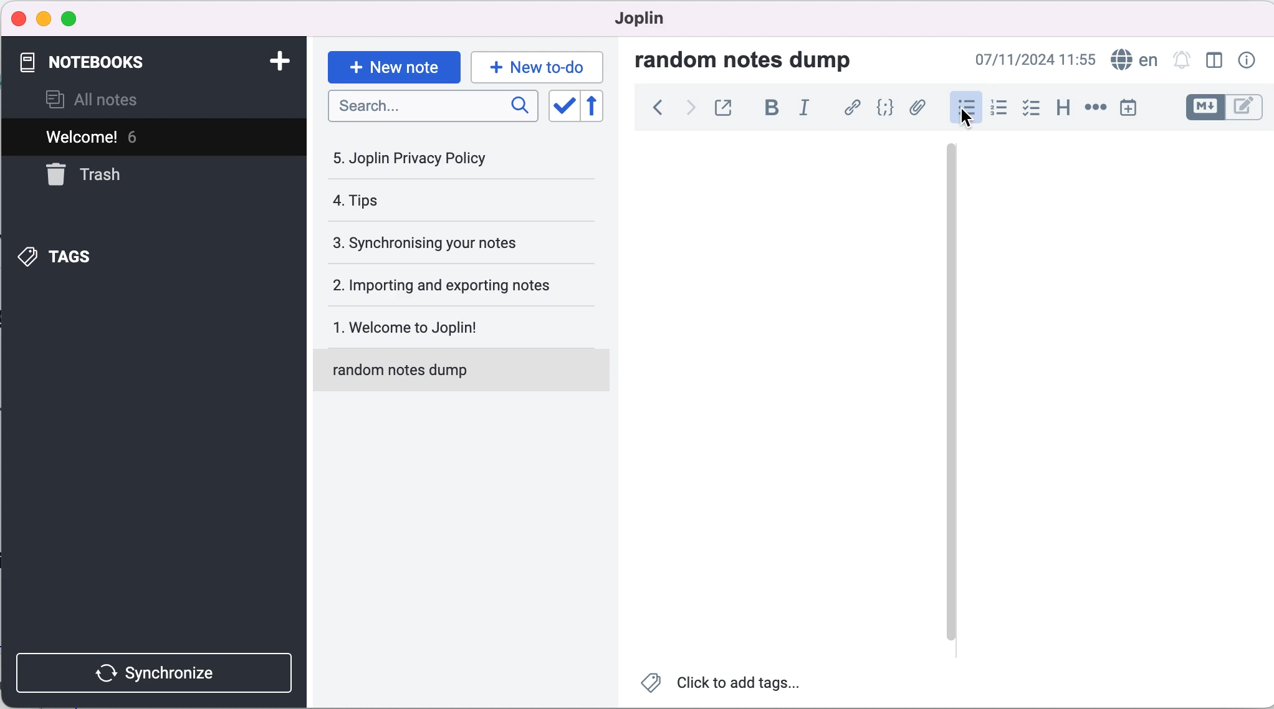  What do you see at coordinates (850, 108) in the screenshot?
I see `hyperlink` at bounding box center [850, 108].